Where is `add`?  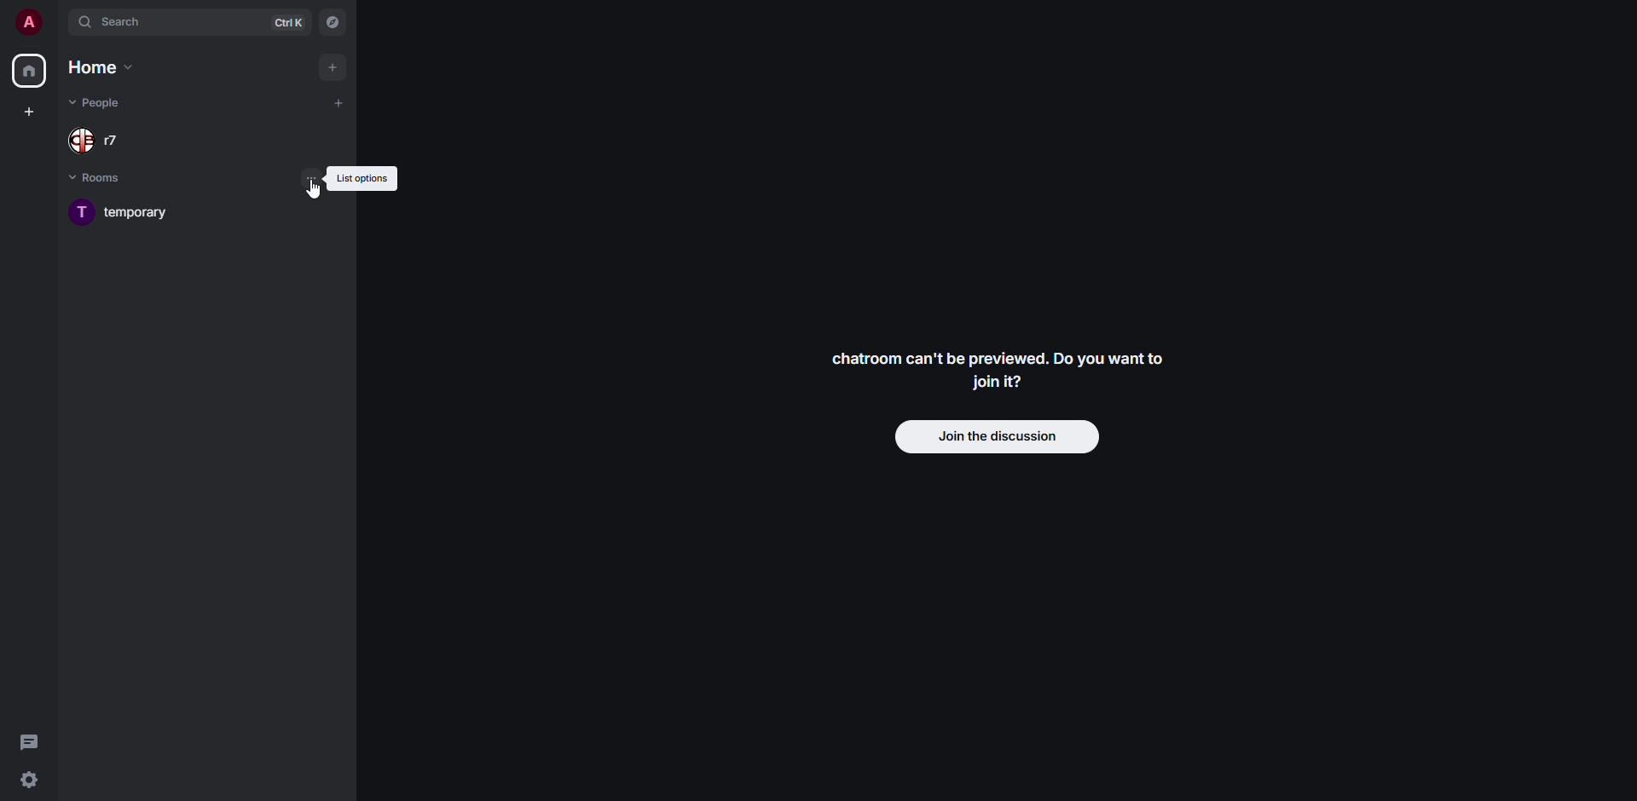 add is located at coordinates (338, 104).